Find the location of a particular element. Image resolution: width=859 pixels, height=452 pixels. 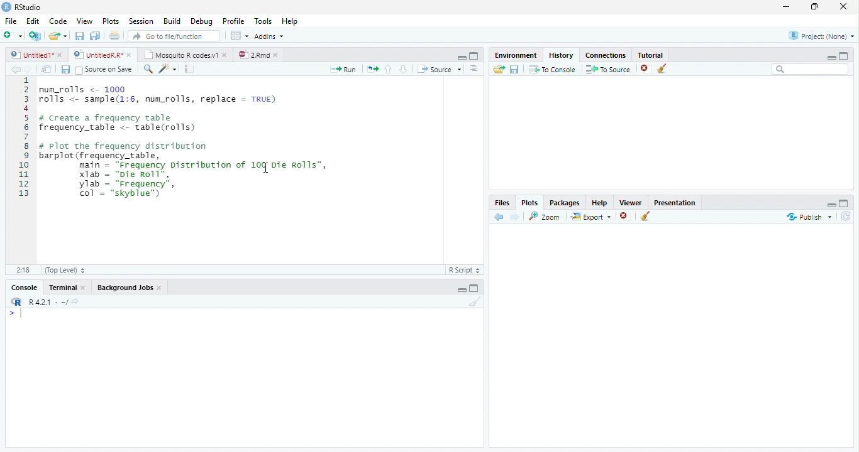

Maximize is located at coordinates (815, 7).